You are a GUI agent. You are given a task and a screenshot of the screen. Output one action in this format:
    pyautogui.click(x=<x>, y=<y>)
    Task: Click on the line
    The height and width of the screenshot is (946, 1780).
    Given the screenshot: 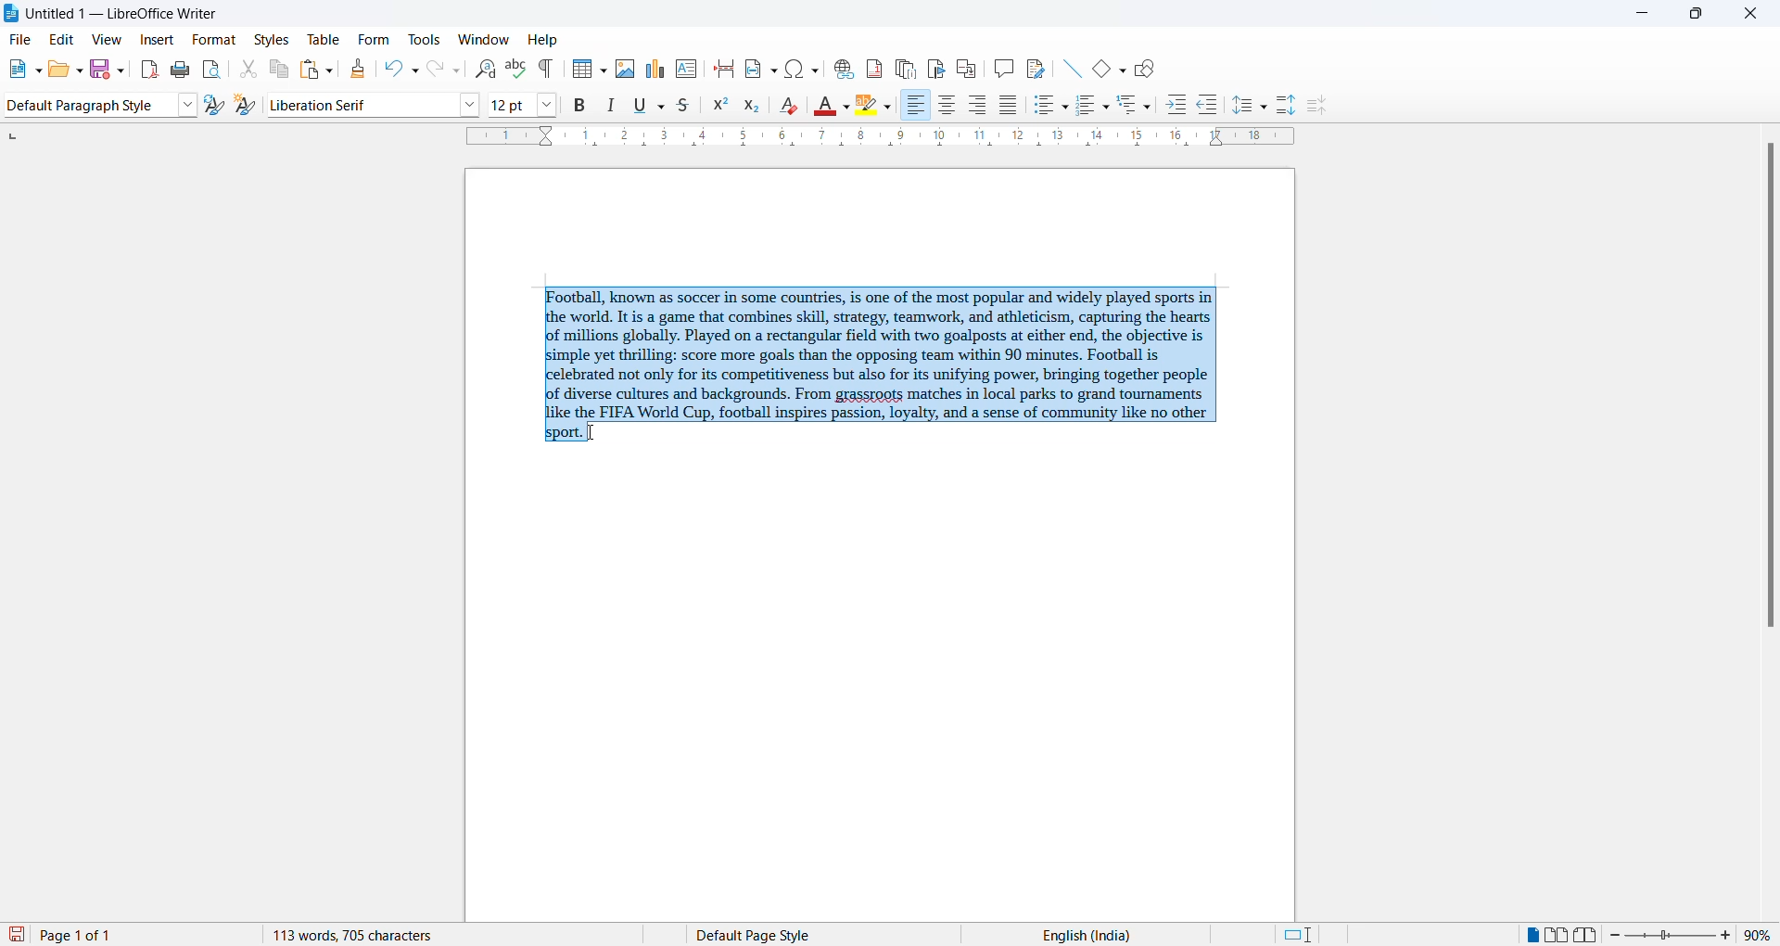 What is the action you would take?
    pyautogui.click(x=1069, y=69)
    